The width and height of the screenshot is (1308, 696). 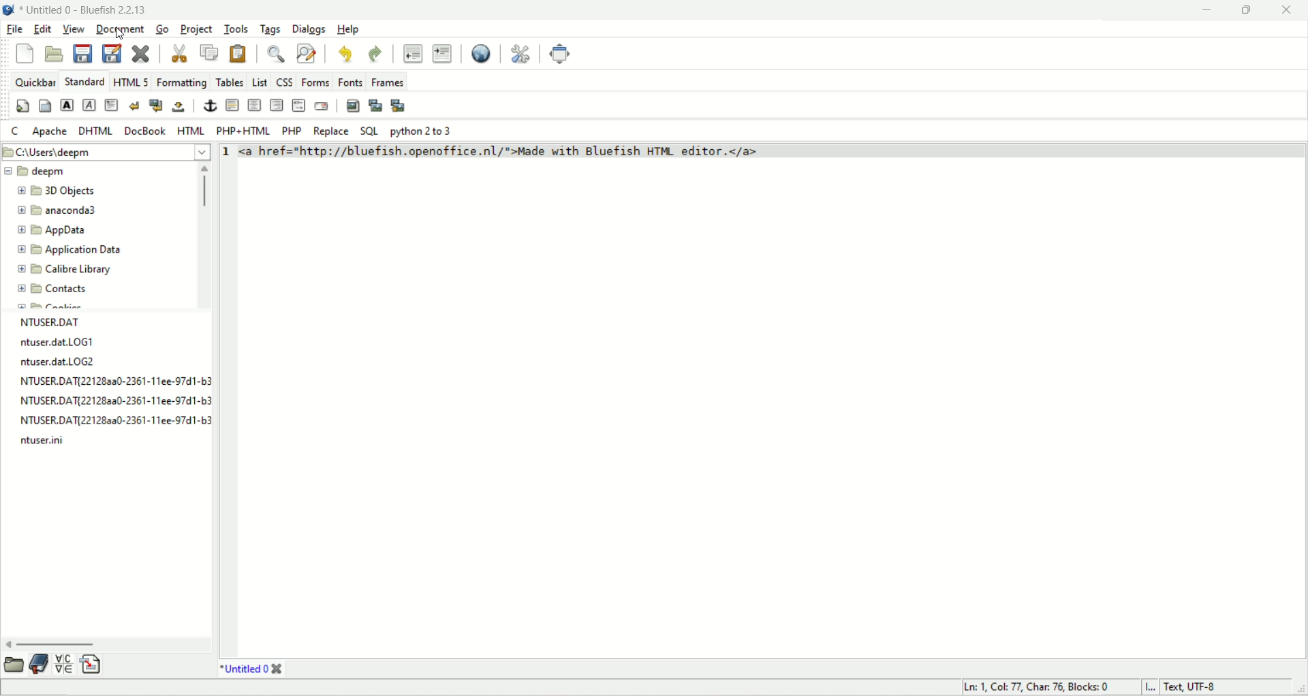 I want to click on documentation, so click(x=40, y=662).